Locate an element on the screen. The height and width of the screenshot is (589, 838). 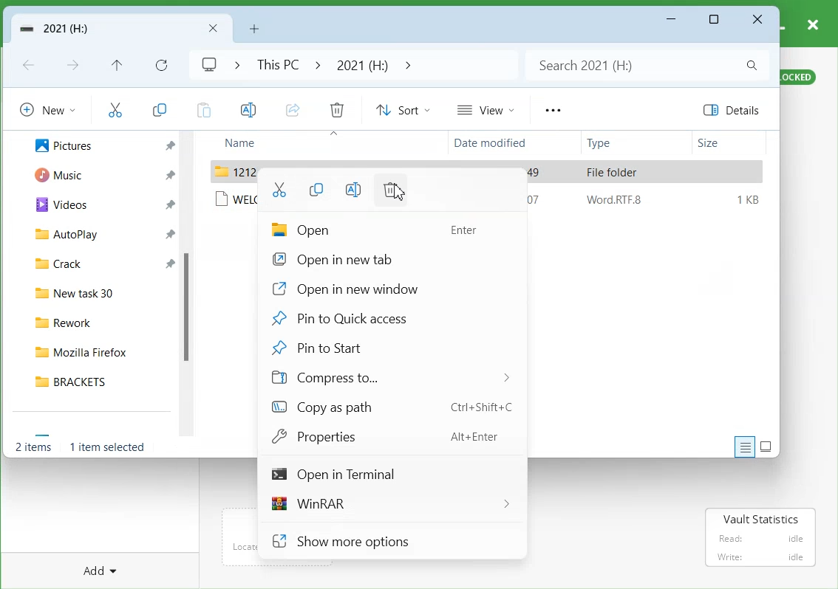
1 item selected is located at coordinates (107, 447).